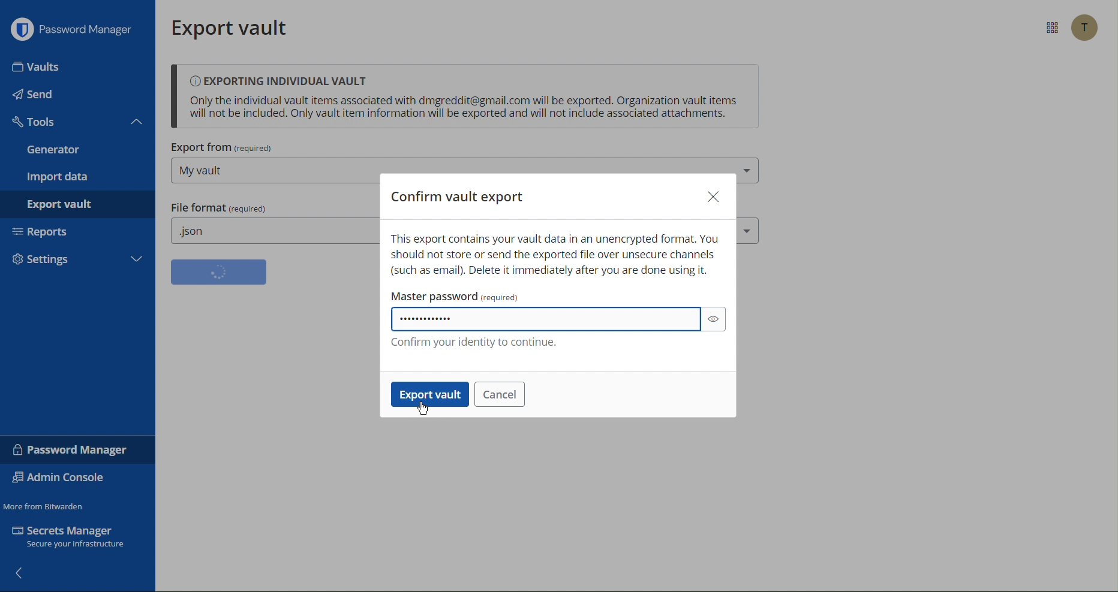  Describe the element at coordinates (499, 394) in the screenshot. I see `Cancel` at that location.